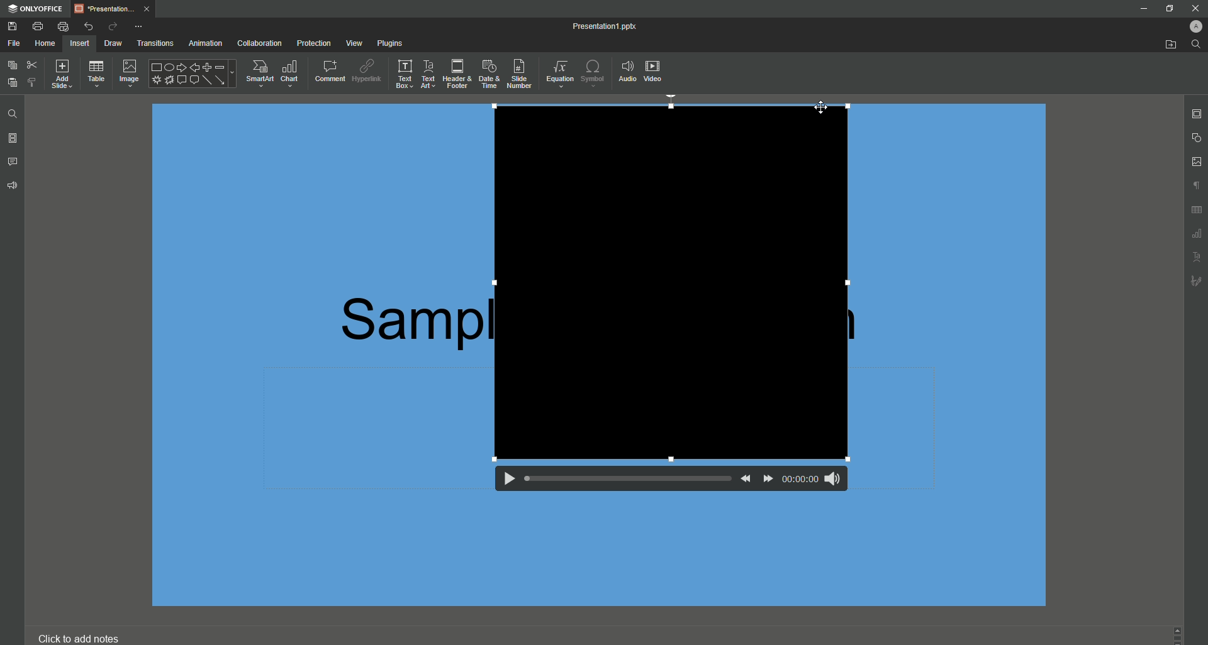  What do you see at coordinates (33, 82) in the screenshot?
I see `Choose Styling` at bounding box center [33, 82].